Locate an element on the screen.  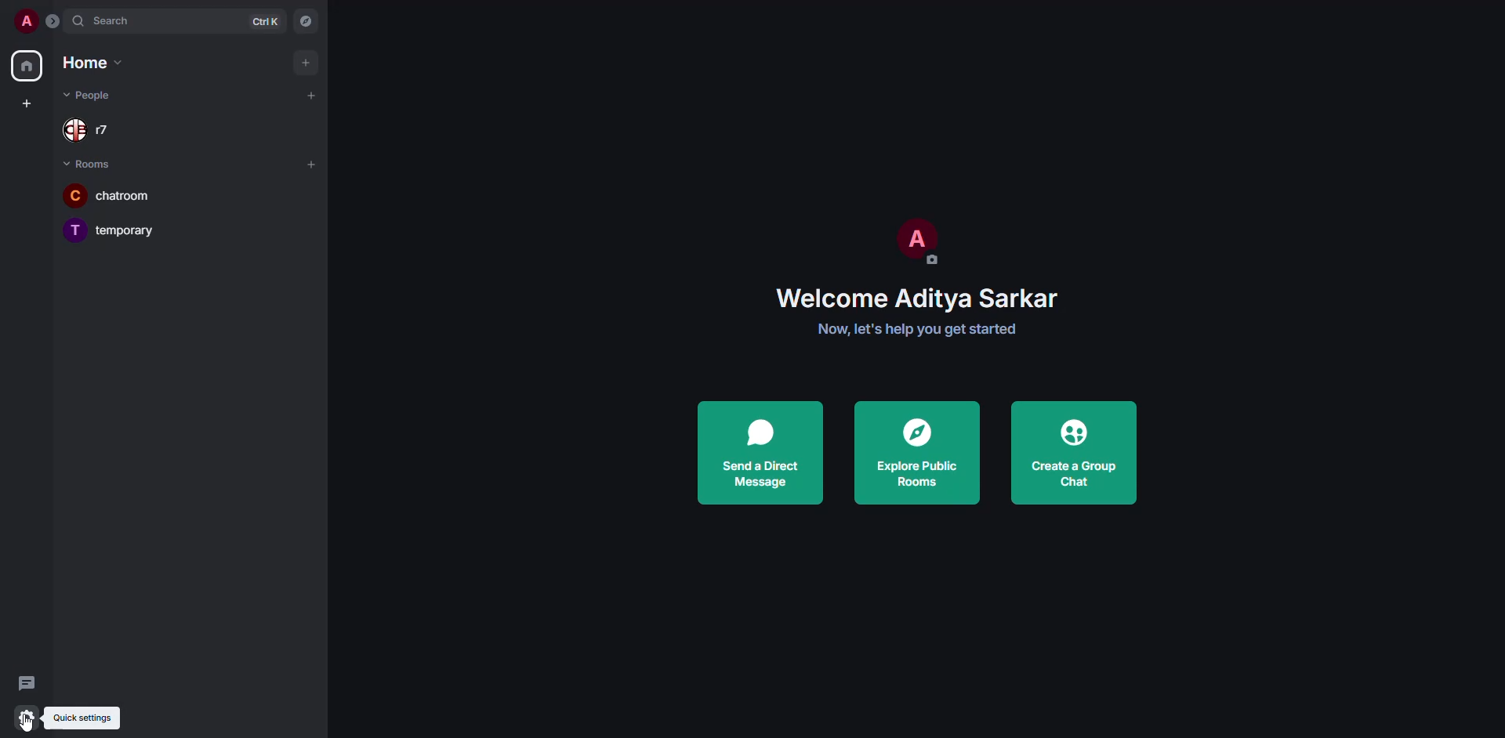
rooms is located at coordinates (95, 165).